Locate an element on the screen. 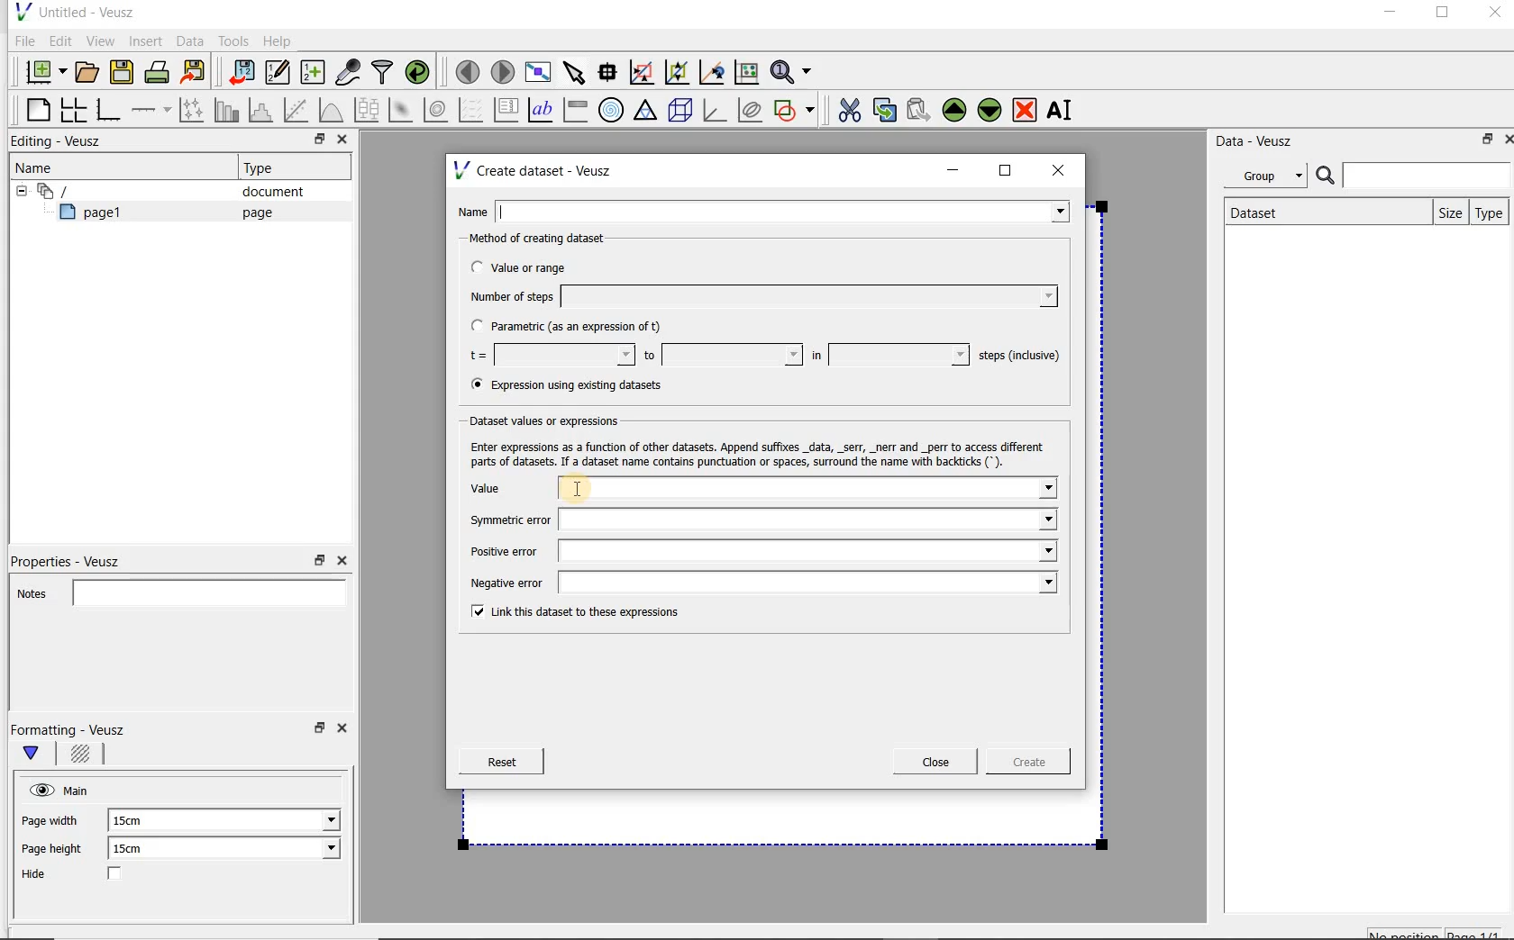  ternary graph is located at coordinates (647, 111).